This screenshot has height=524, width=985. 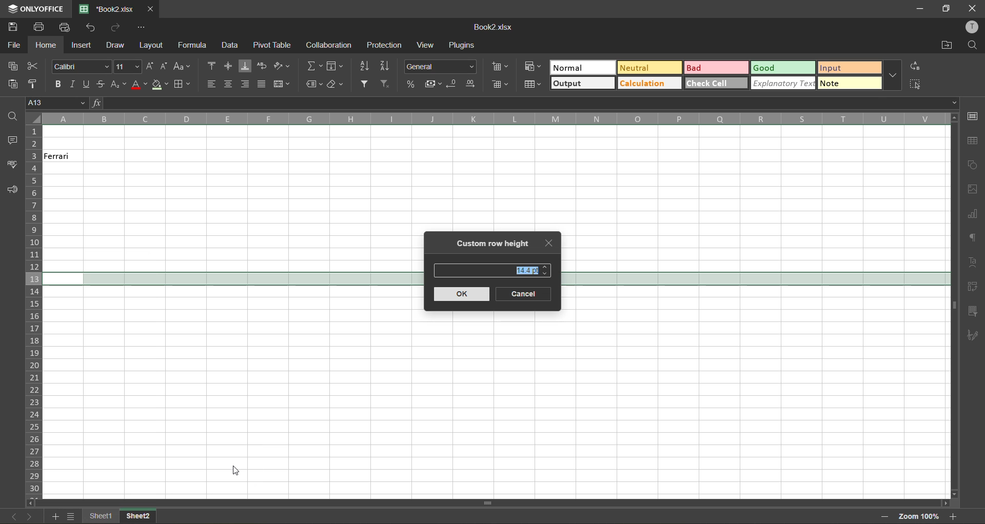 What do you see at coordinates (848, 67) in the screenshot?
I see `input` at bounding box center [848, 67].